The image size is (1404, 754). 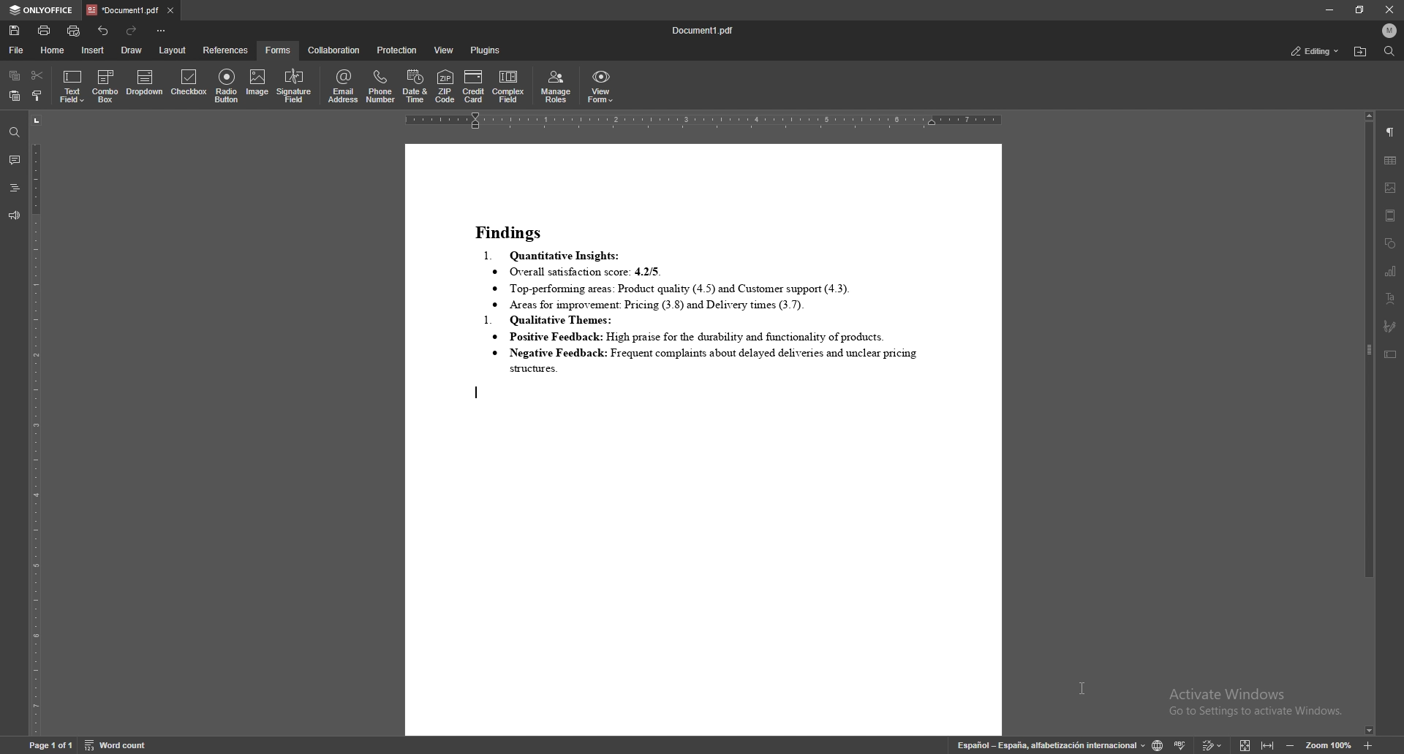 What do you see at coordinates (1391, 188) in the screenshot?
I see `image` at bounding box center [1391, 188].